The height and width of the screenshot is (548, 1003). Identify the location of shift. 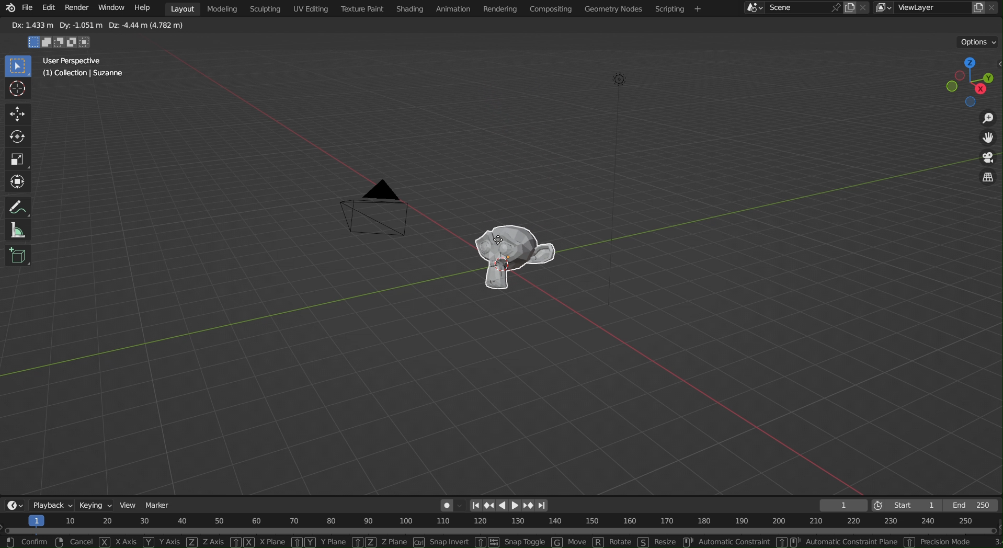
(908, 543).